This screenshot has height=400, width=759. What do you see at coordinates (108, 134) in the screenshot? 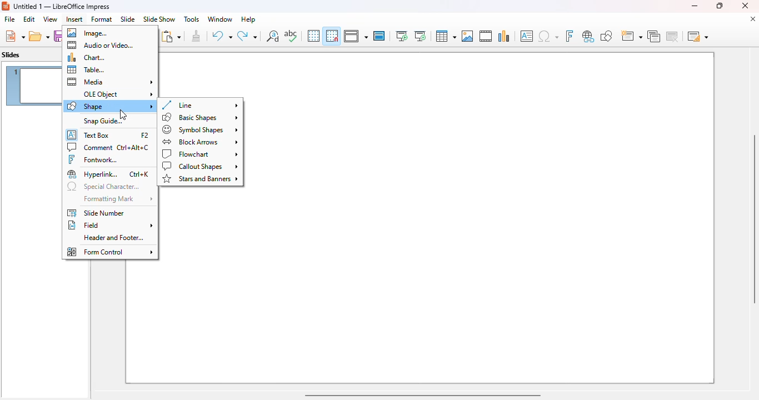
I see `text box` at bounding box center [108, 134].